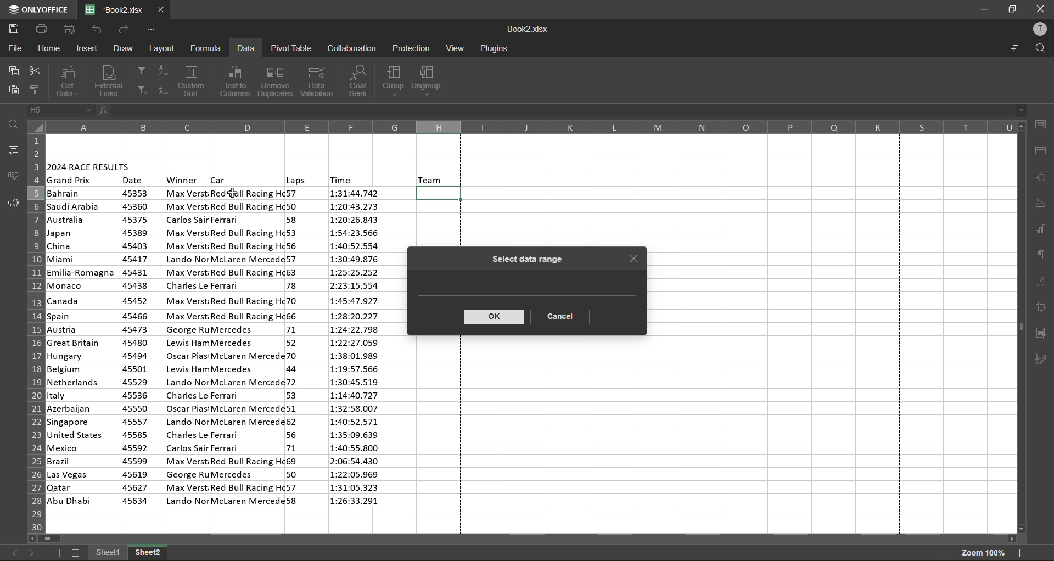  What do you see at coordinates (163, 88) in the screenshot?
I see `sort descending` at bounding box center [163, 88].